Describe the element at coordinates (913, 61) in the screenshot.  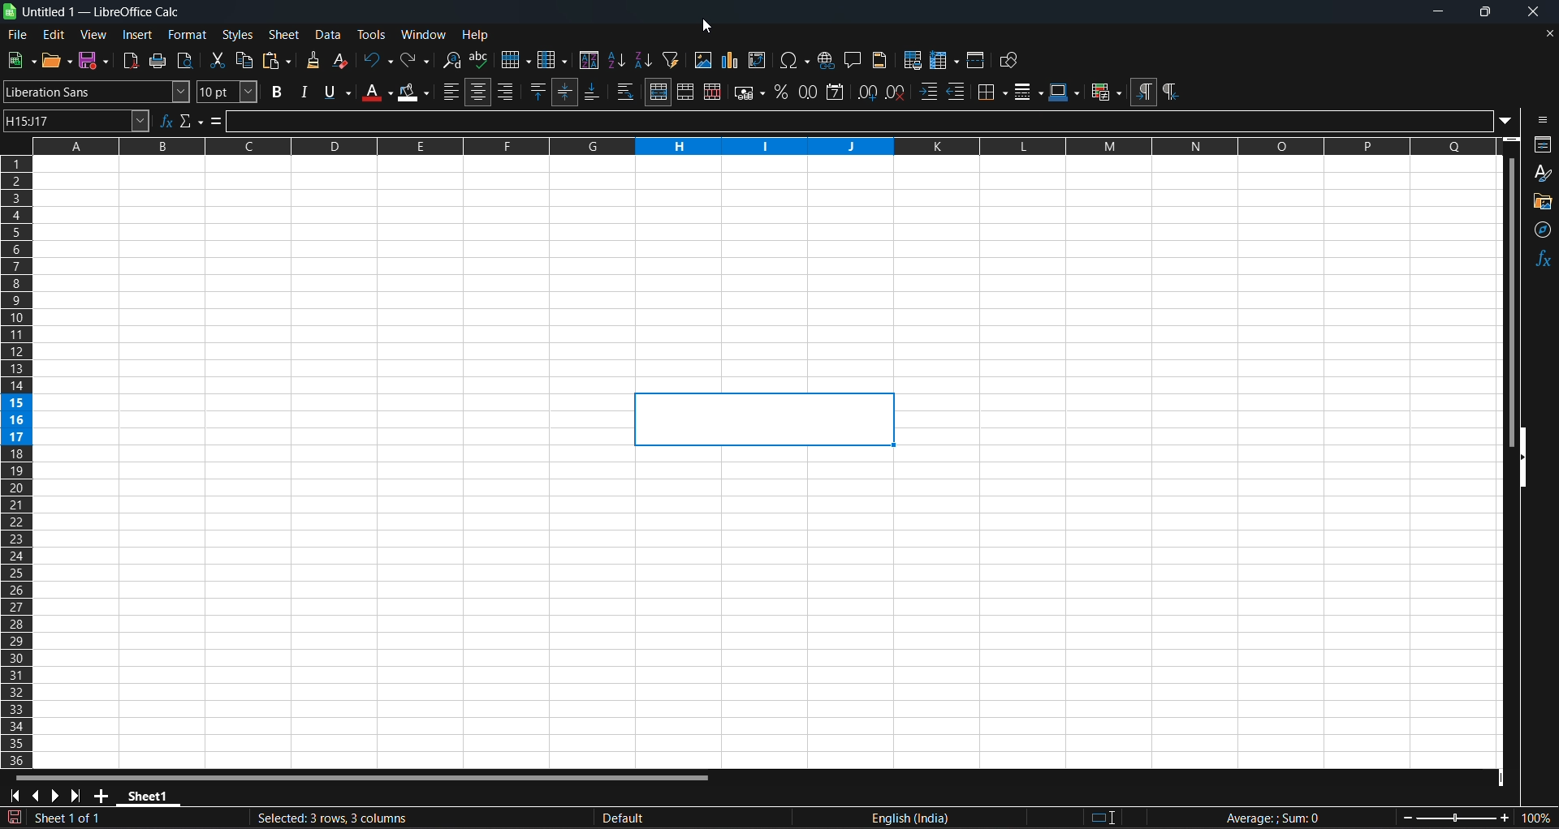
I see `define print area` at that location.